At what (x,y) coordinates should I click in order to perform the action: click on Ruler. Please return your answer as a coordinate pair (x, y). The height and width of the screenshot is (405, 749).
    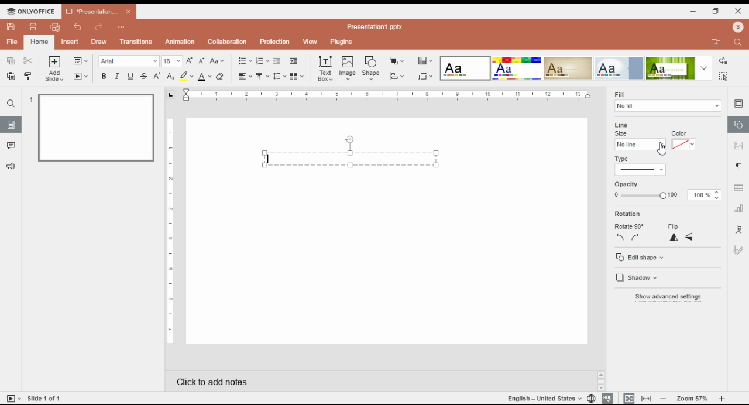
    Looking at the image, I should click on (170, 231).